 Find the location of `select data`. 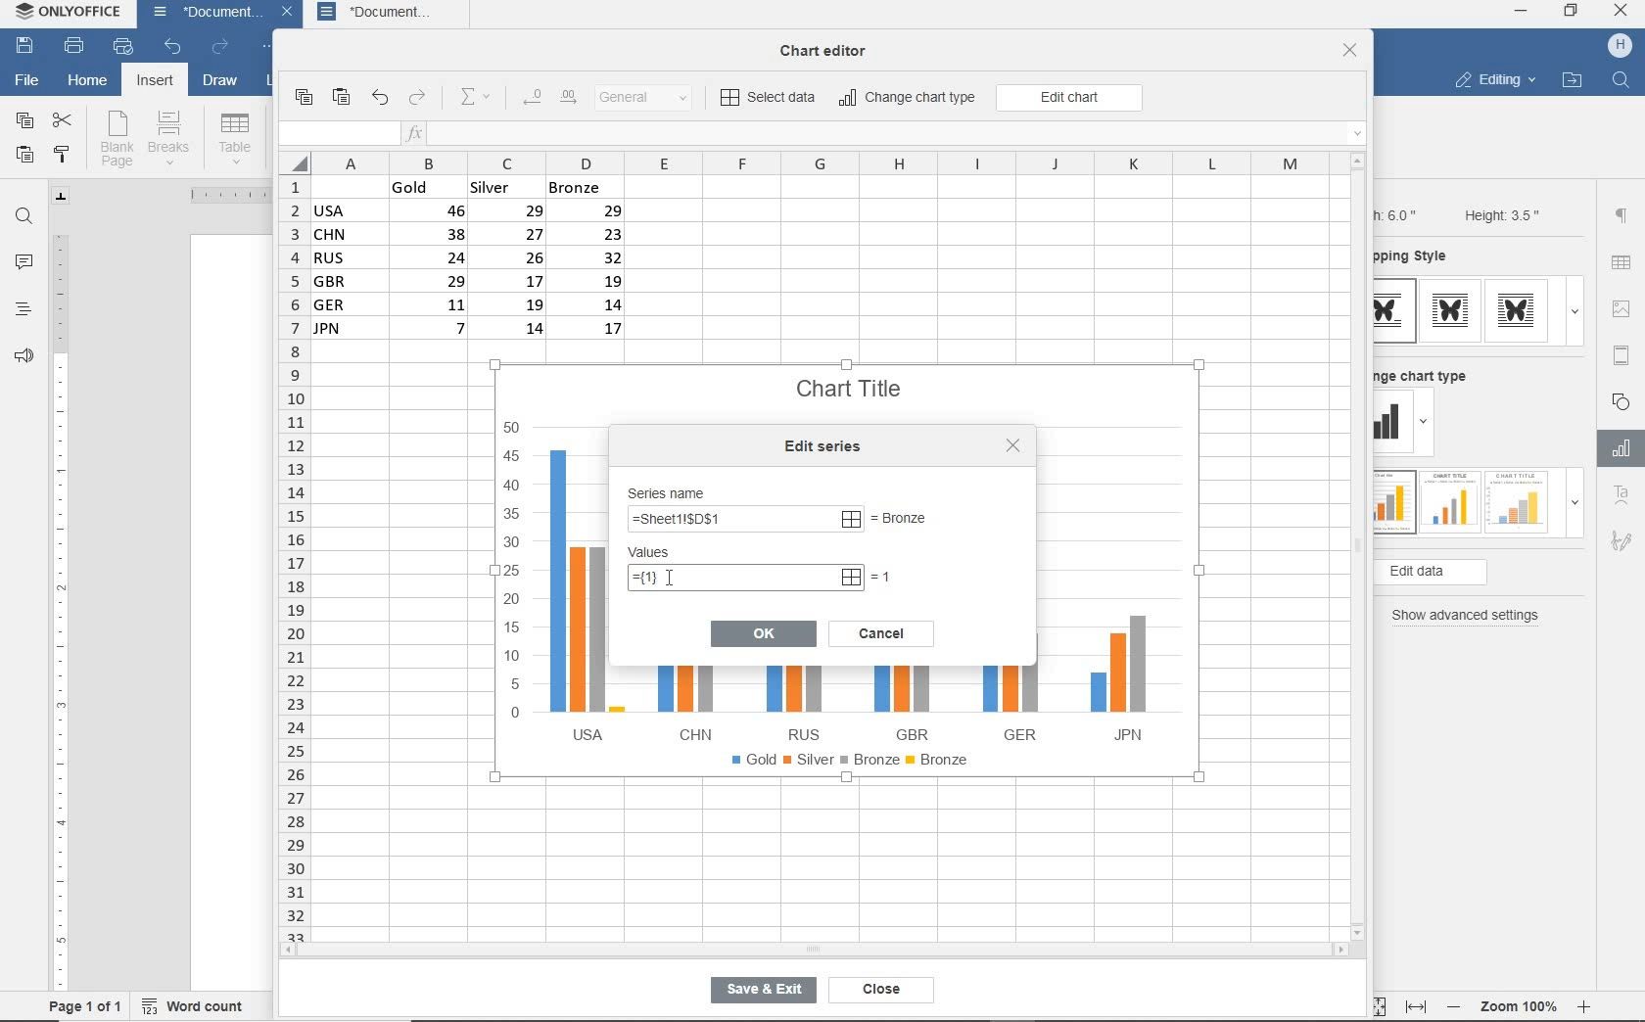

select data is located at coordinates (770, 99).